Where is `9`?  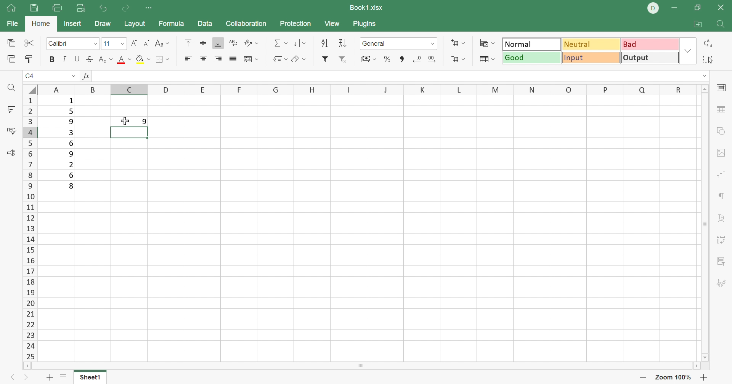 9 is located at coordinates (143, 122).